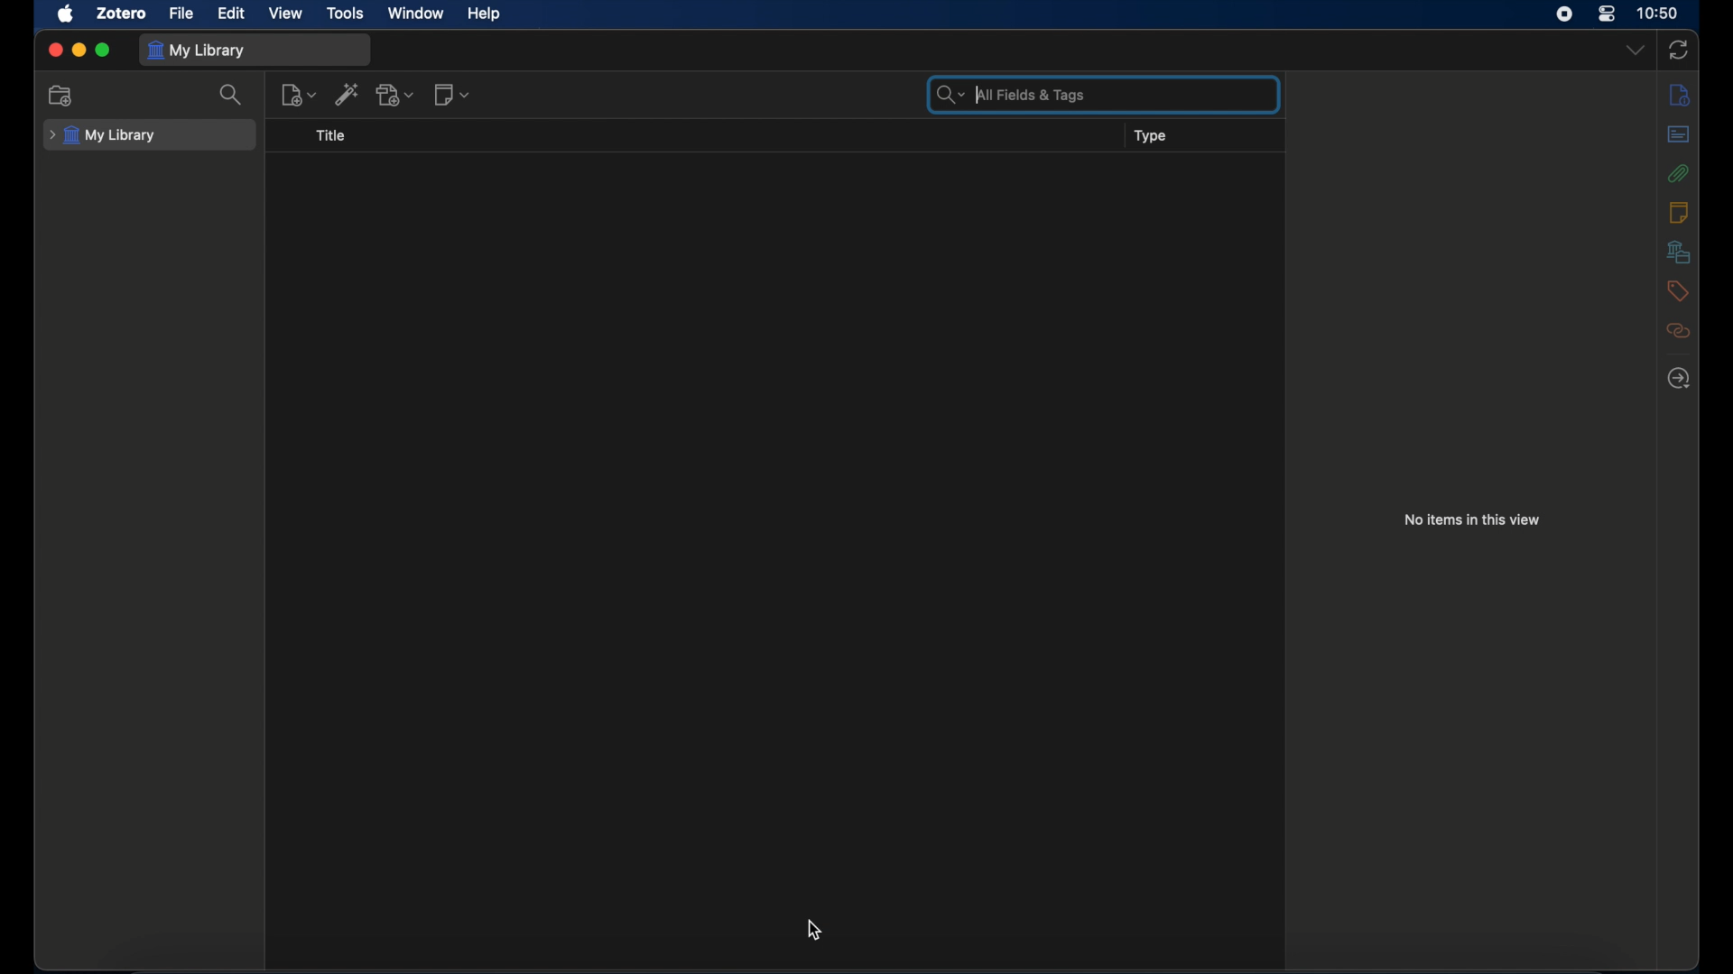 The width and height of the screenshot is (1733, 974). Describe the element at coordinates (287, 14) in the screenshot. I see `view` at that location.